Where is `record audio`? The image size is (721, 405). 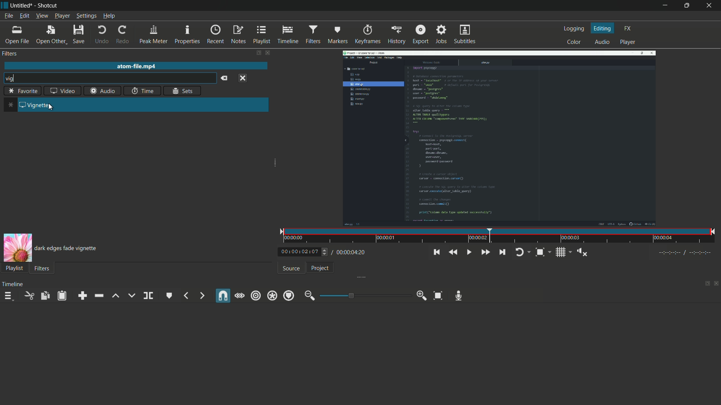 record audio is located at coordinates (459, 296).